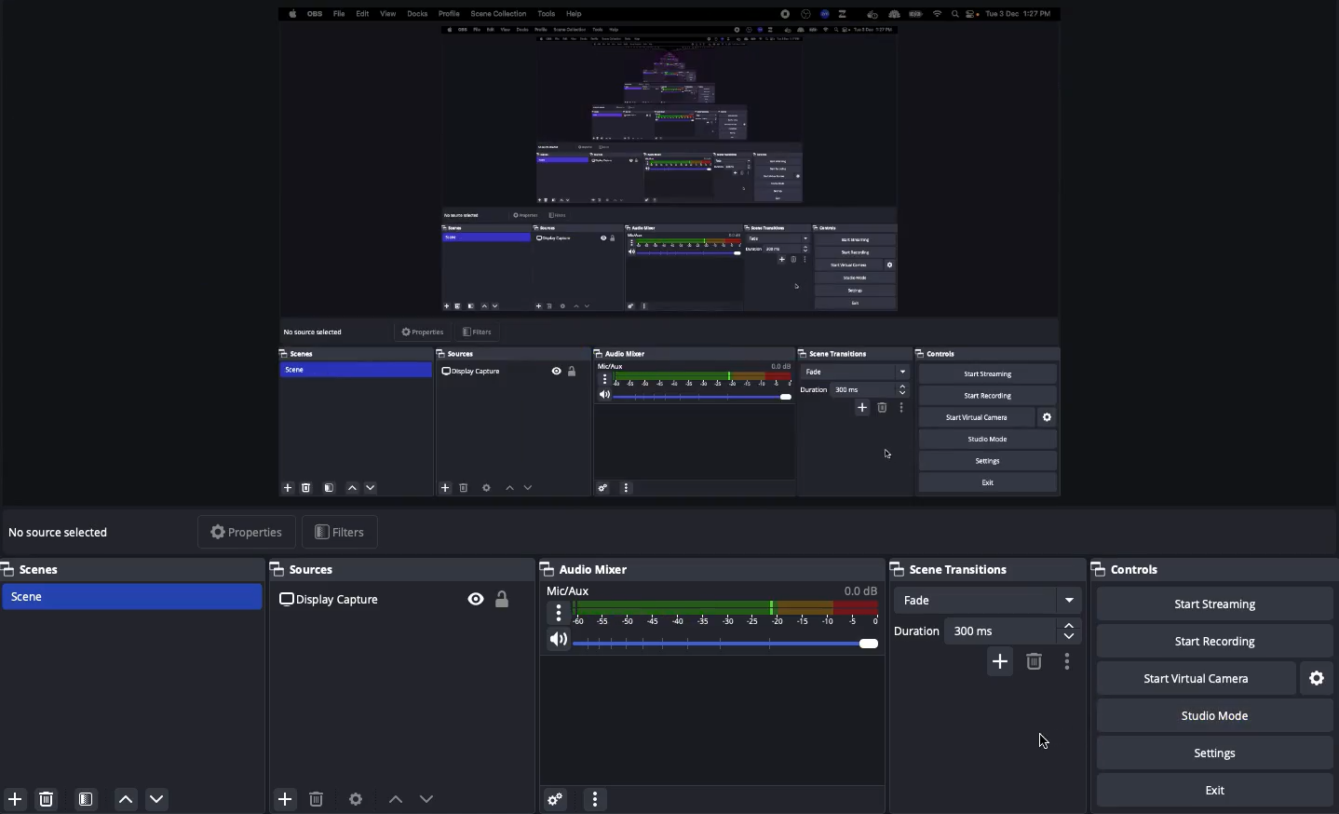 The width and height of the screenshot is (1339, 814). What do you see at coordinates (159, 799) in the screenshot?
I see `move down` at bounding box center [159, 799].